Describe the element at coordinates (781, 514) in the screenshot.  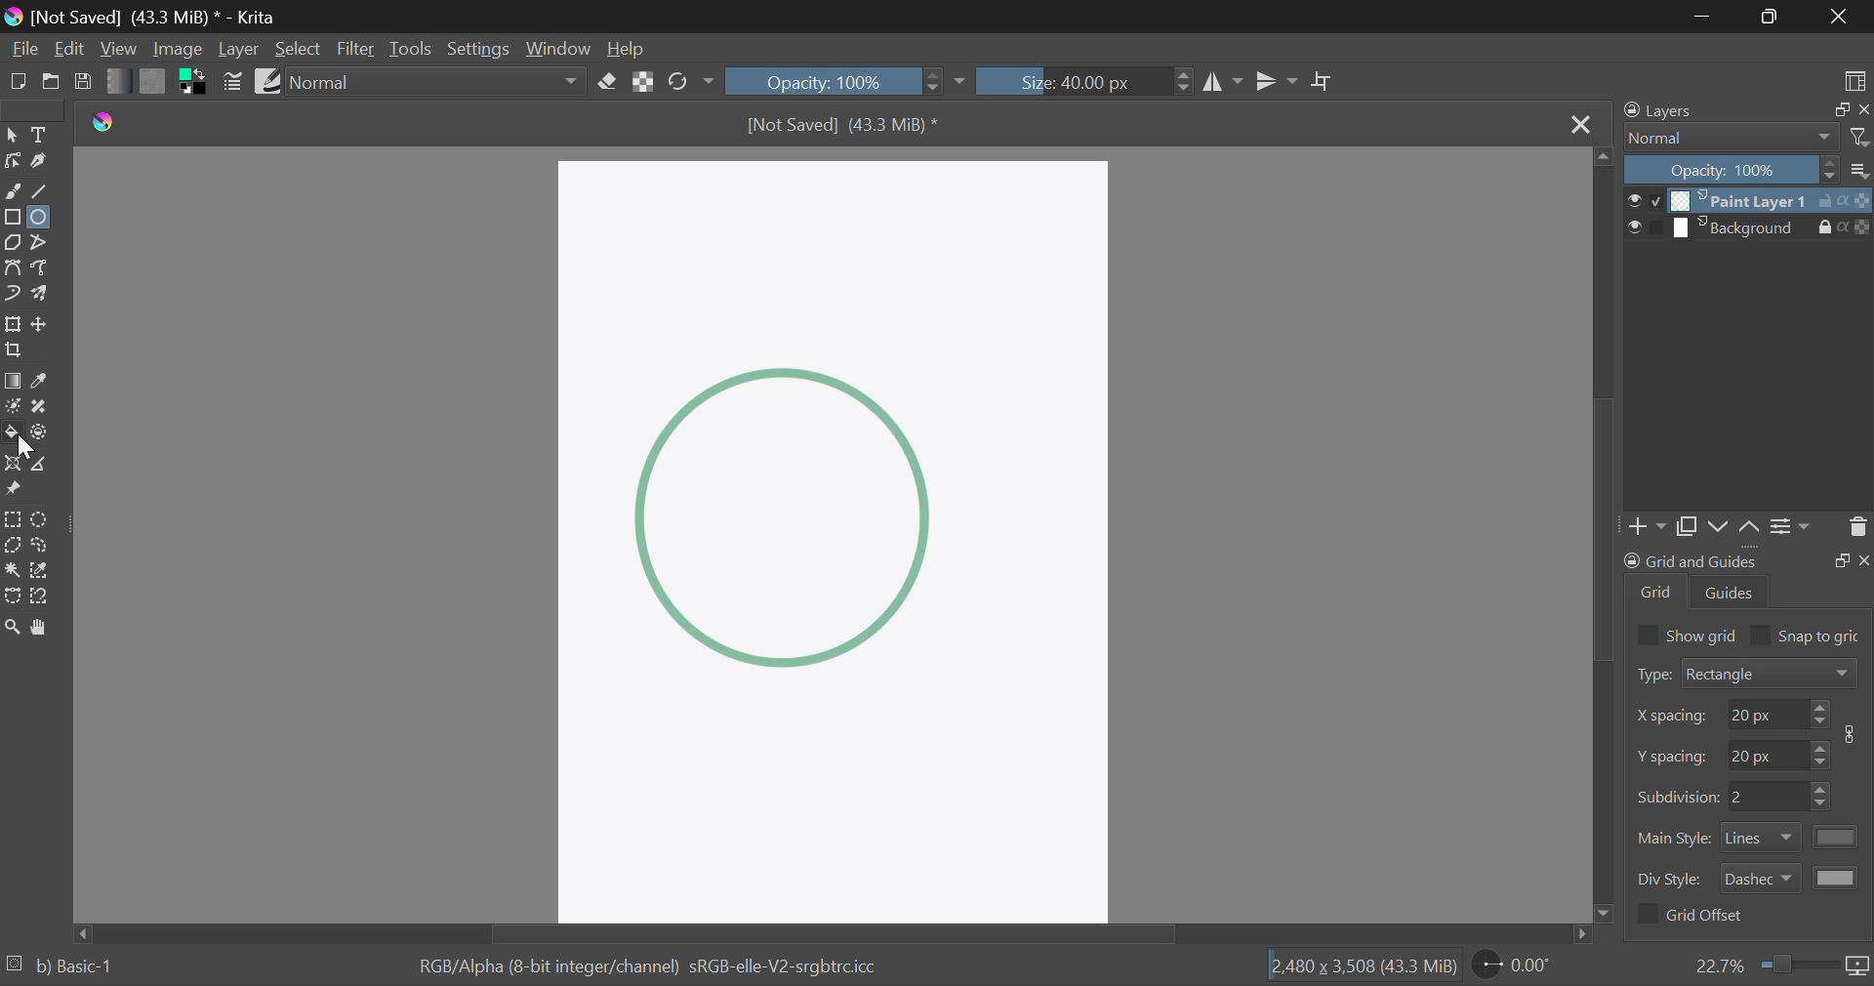
I see `Shape Generated` at that location.